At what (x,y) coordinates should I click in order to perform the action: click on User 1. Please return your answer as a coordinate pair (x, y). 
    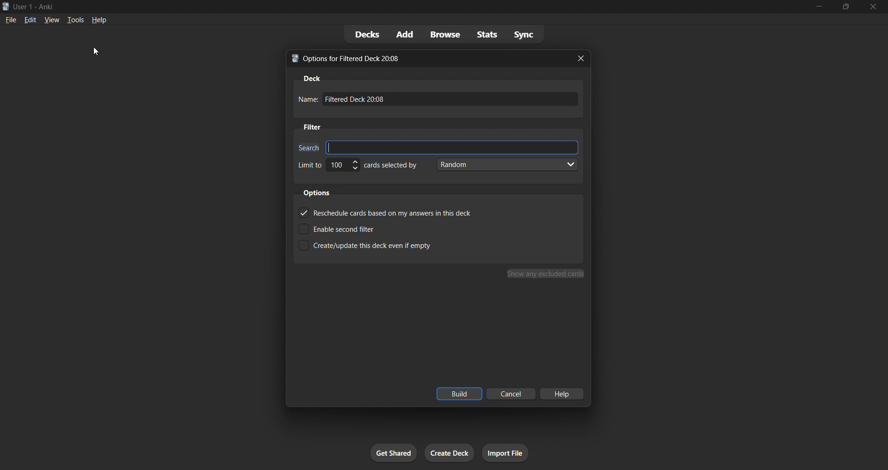
    Looking at the image, I should click on (23, 6).